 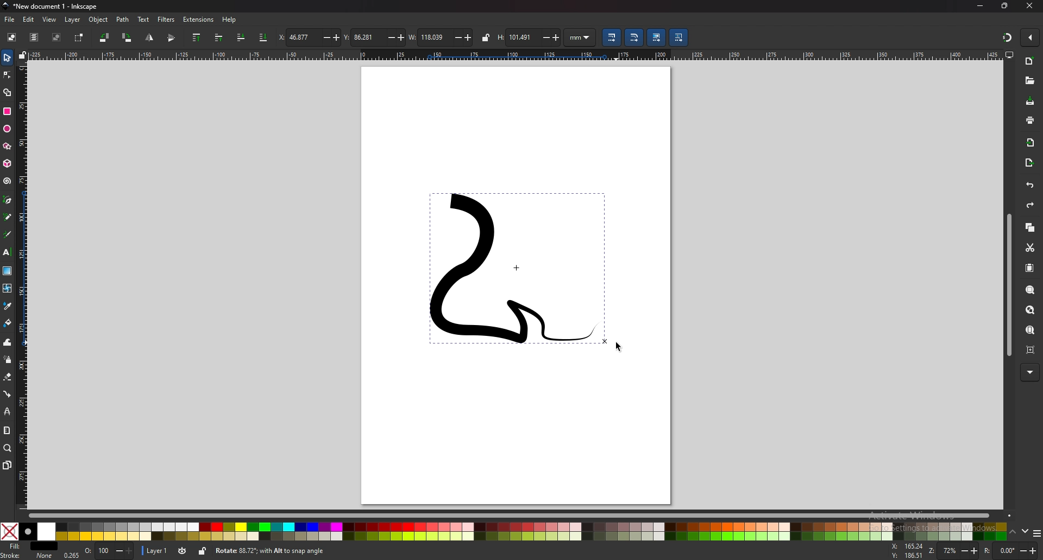 I want to click on fill, so click(x=28, y=545).